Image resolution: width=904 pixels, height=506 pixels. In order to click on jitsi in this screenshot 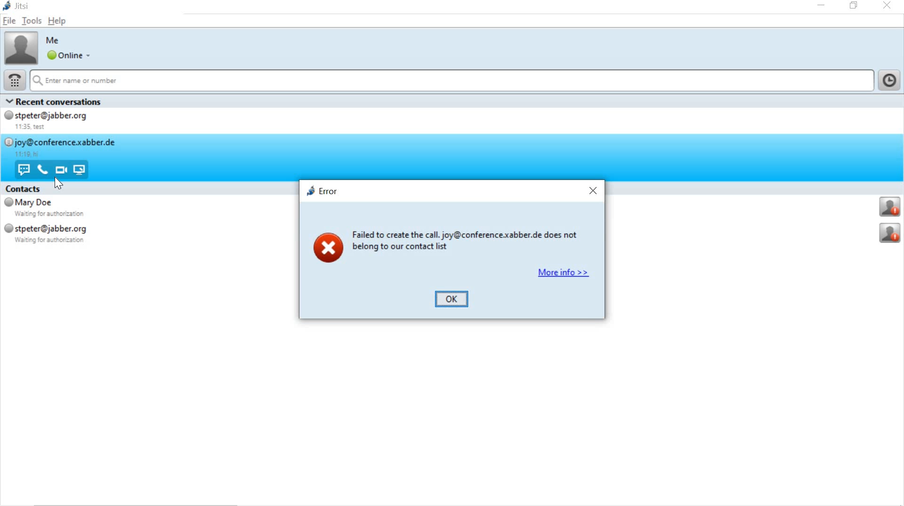, I will do `click(18, 7)`.